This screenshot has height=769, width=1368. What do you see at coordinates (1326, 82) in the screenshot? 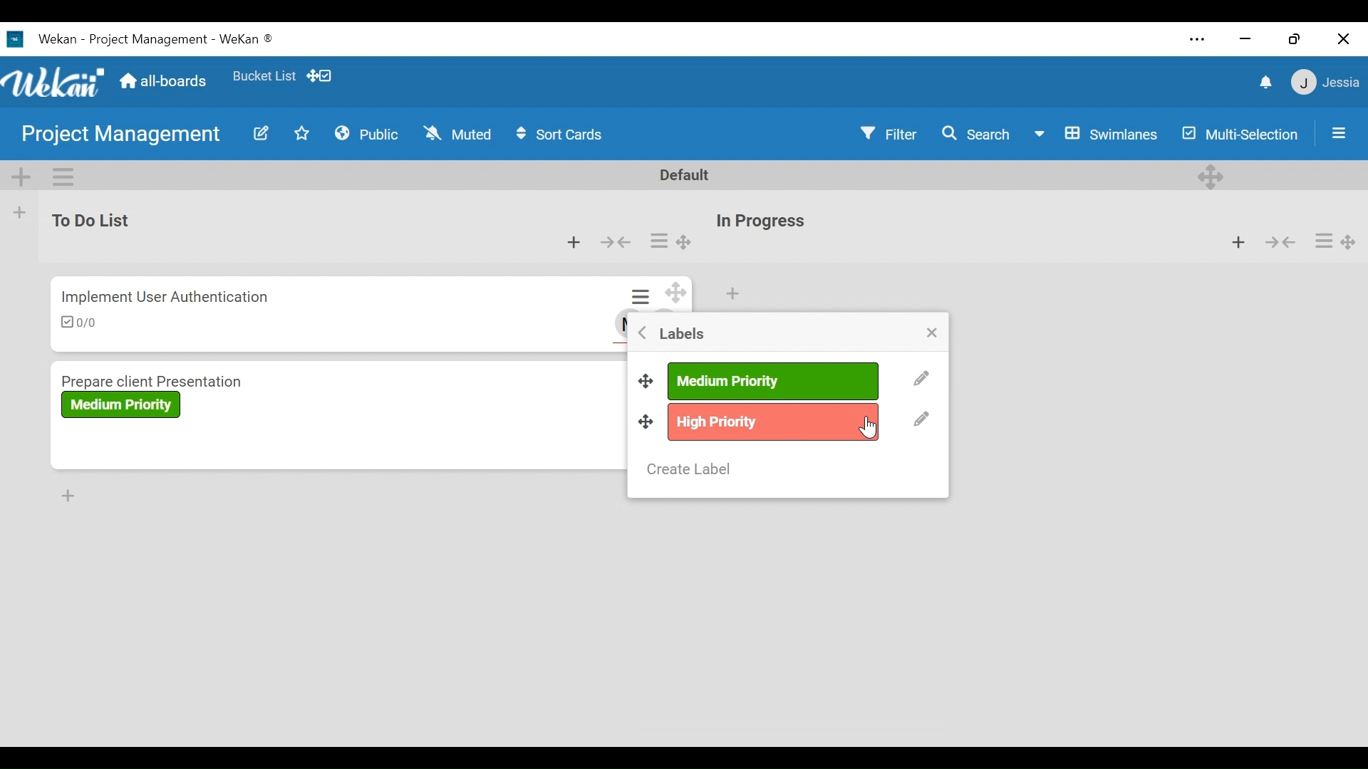
I see `Member Settings` at bounding box center [1326, 82].